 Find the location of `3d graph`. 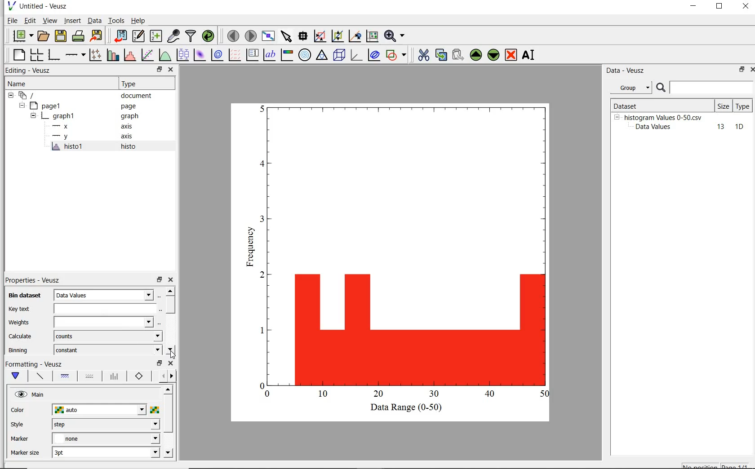

3d graph is located at coordinates (356, 55).